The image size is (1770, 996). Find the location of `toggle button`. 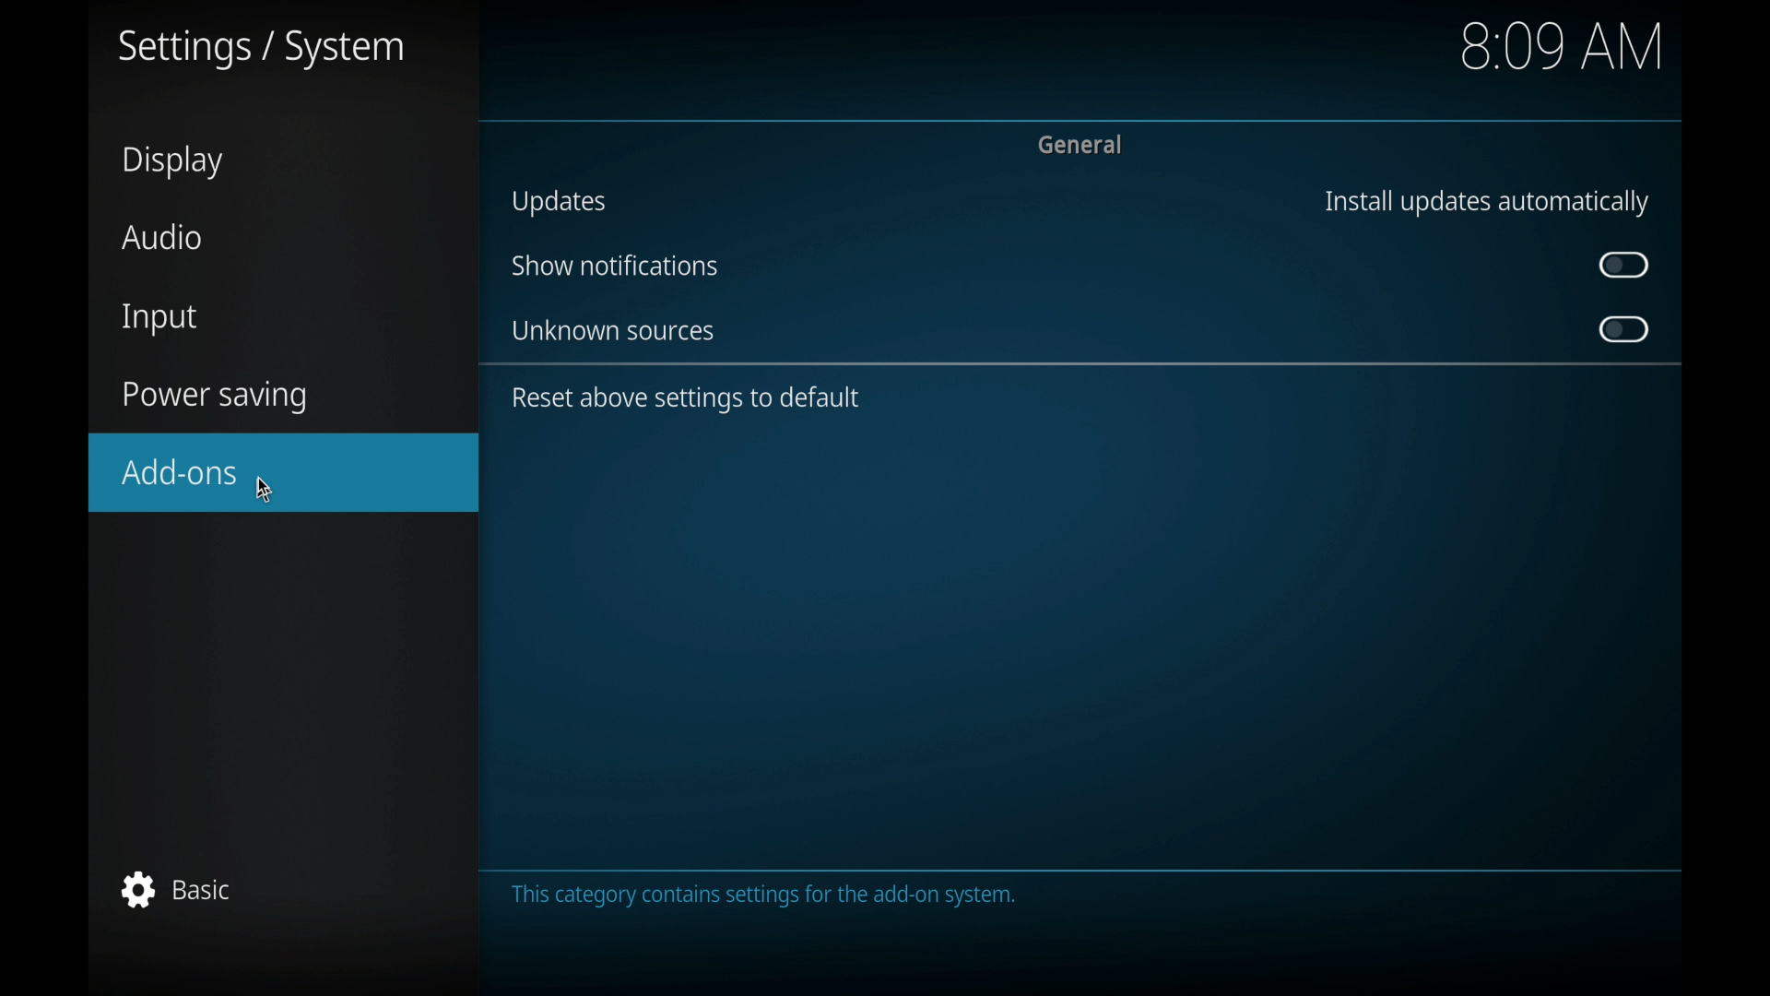

toggle button is located at coordinates (1625, 330).